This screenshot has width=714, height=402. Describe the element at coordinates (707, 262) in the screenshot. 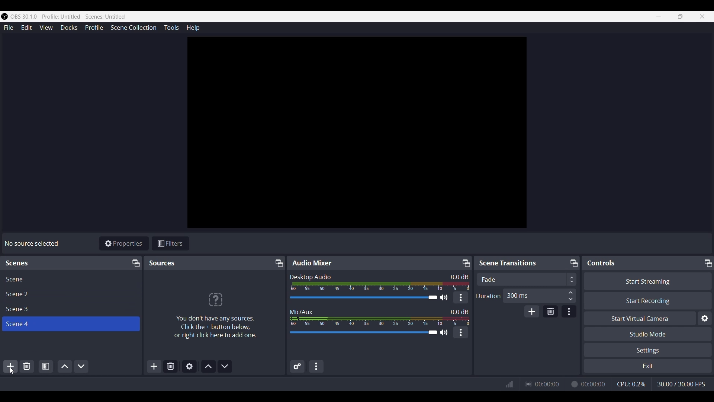

I see `Minimize` at that location.